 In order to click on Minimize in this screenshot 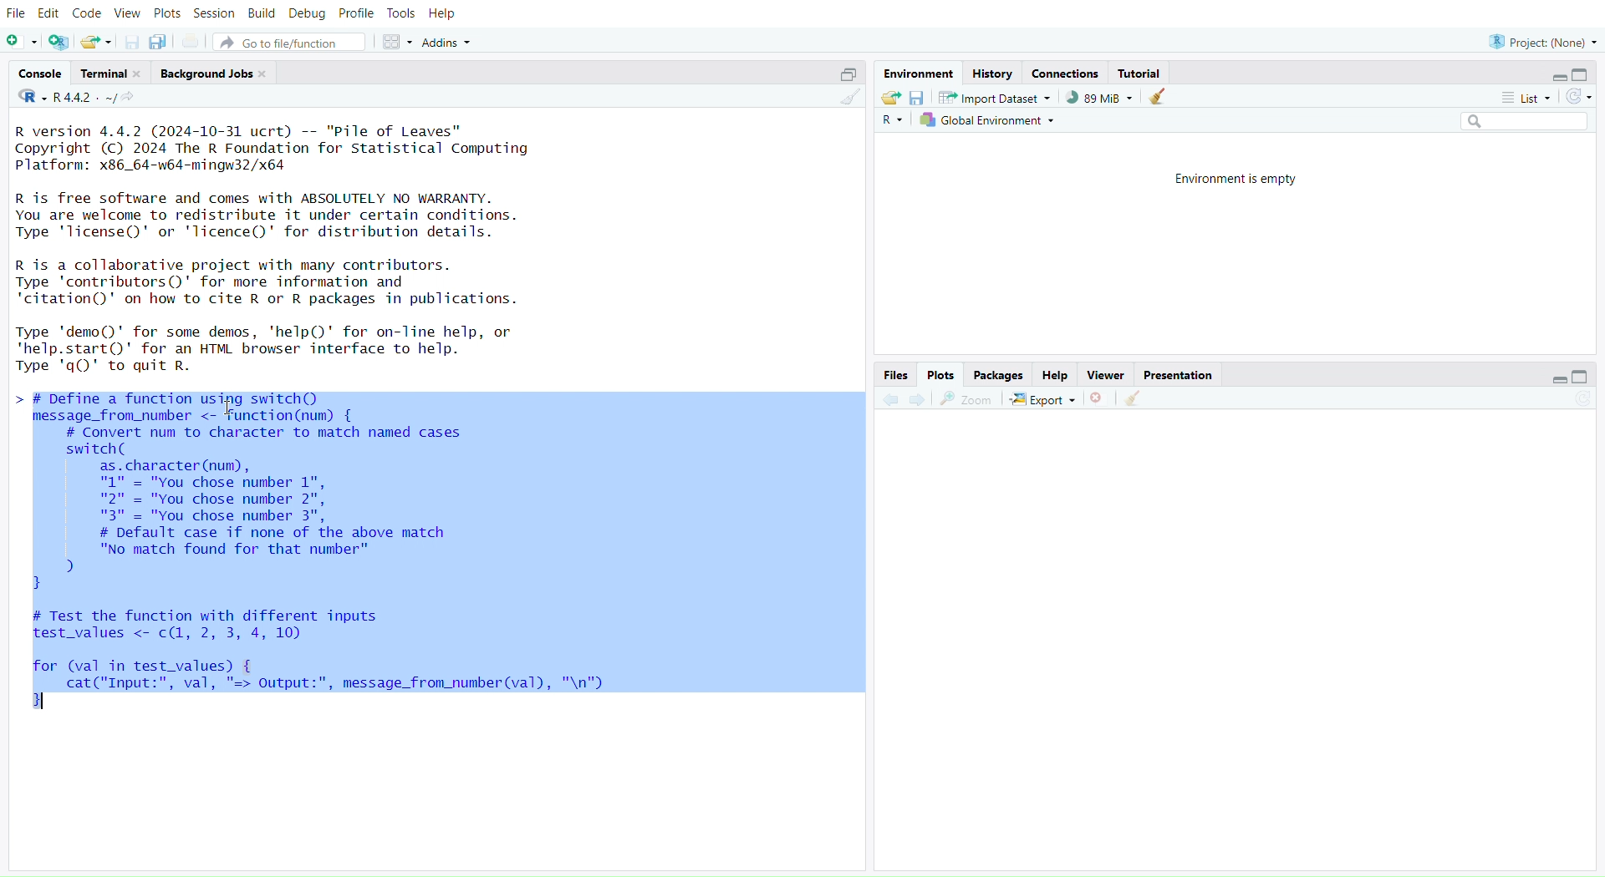, I will do `click(1556, 378)`.